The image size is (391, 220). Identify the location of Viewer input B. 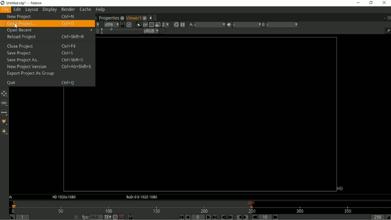
(264, 25).